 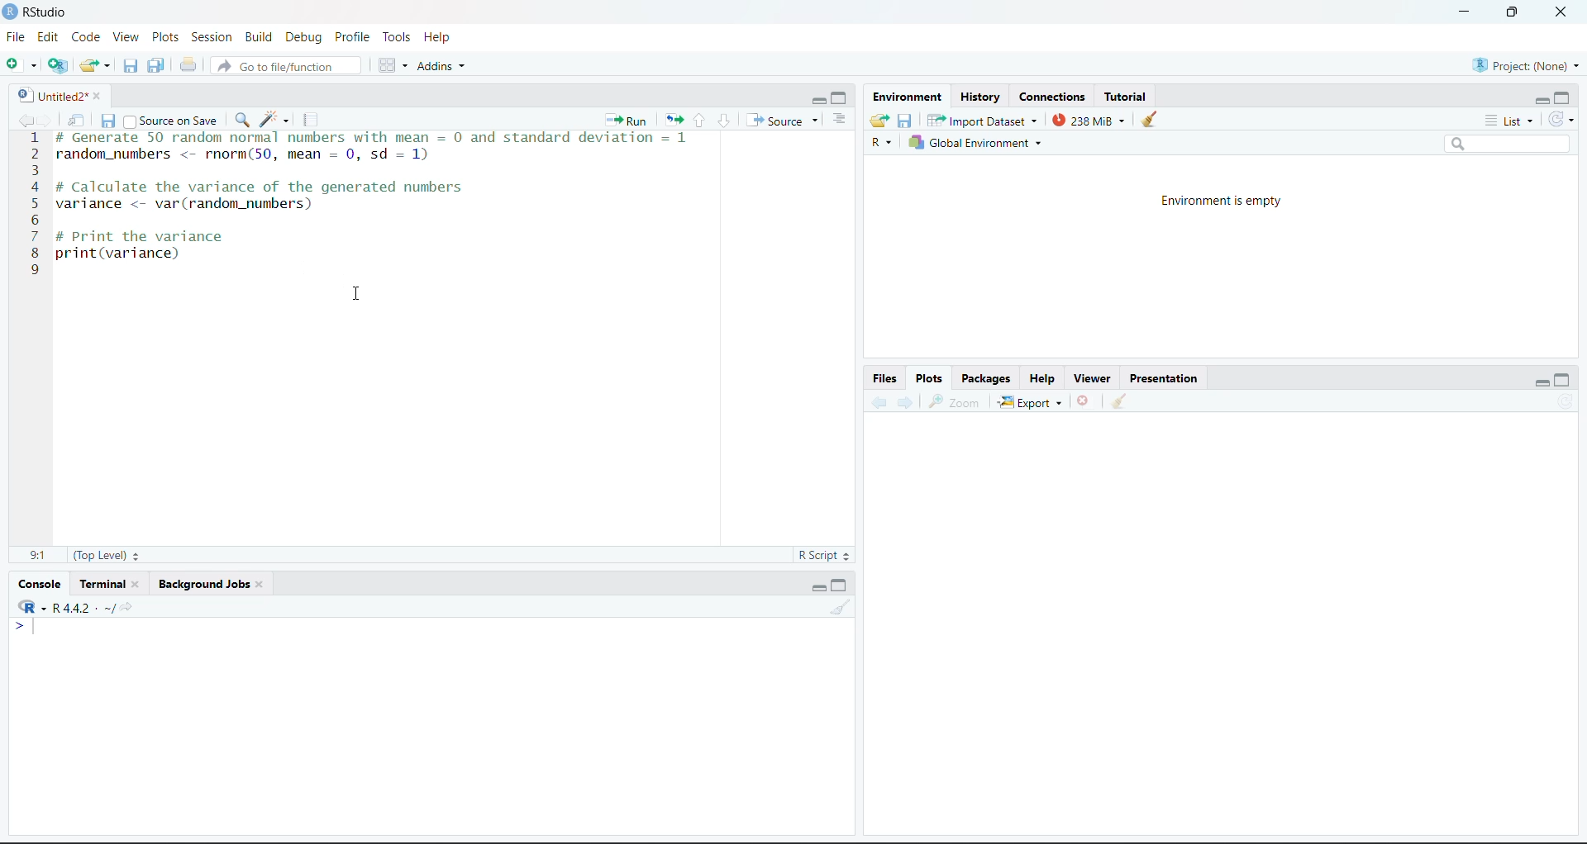 What do you see at coordinates (906, 402) in the screenshot?
I see `forward` at bounding box center [906, 402].